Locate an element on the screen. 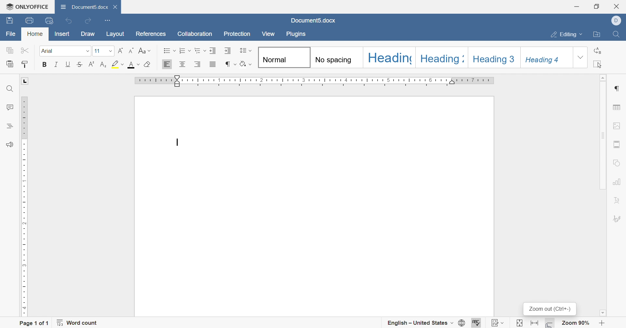 The image size is (626, 328). highlight color is located at coordinates (117, 65).